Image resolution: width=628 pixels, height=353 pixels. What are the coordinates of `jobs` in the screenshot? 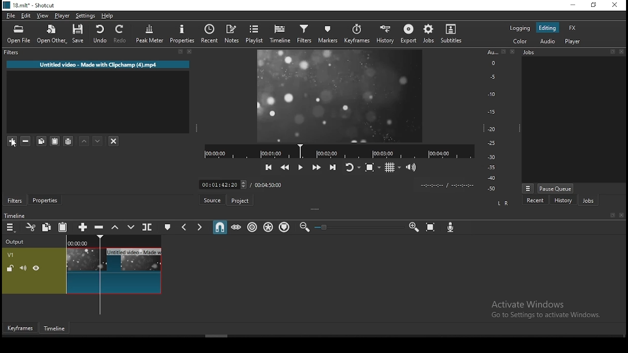 It's located at (588, 200).